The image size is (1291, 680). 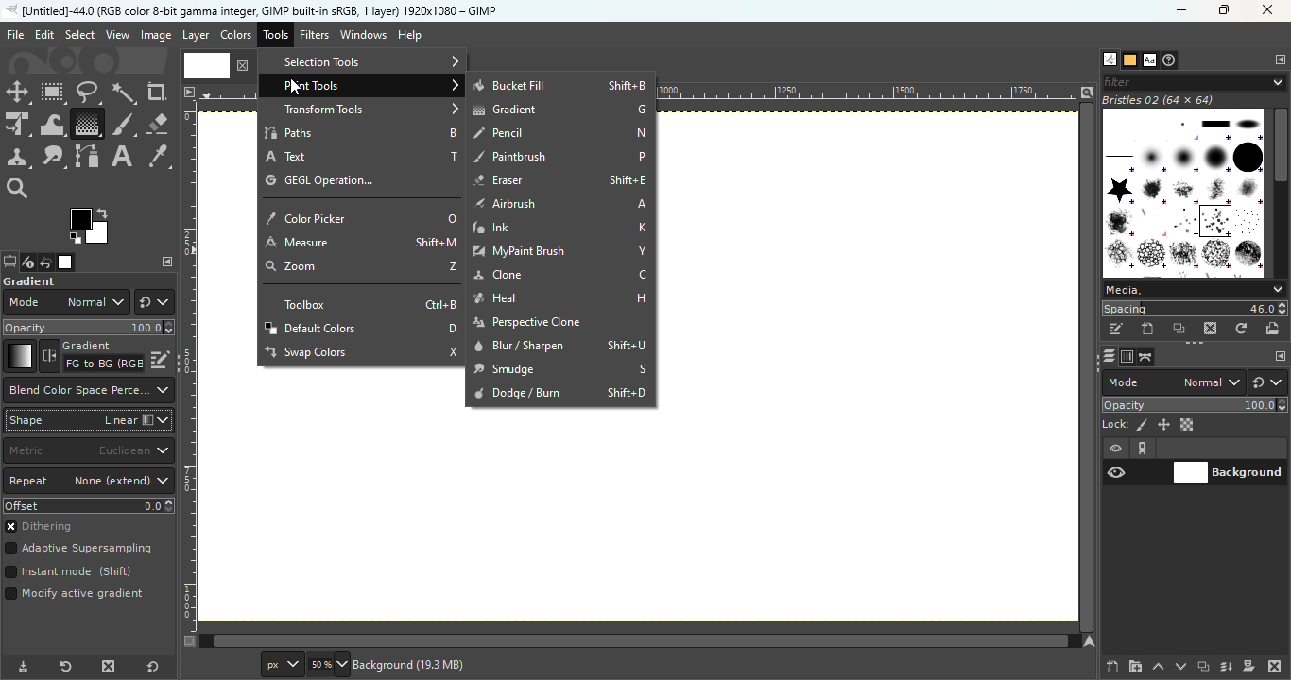 What do you see at coordinates (1189, 425) in the screenshot?
I see `Lock alpha channel` at bounding box center [1189, 425].